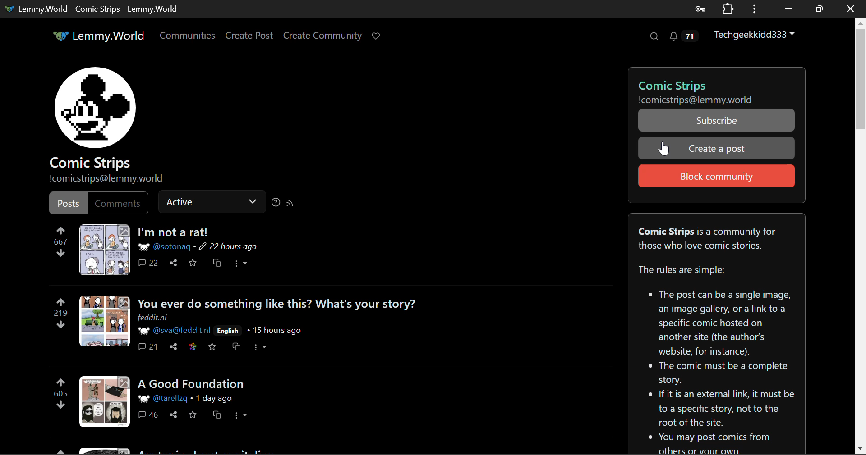 The height and width of the screenshot is (455, 866). I want to click on Posts Filter Selected, so click(68, 202).